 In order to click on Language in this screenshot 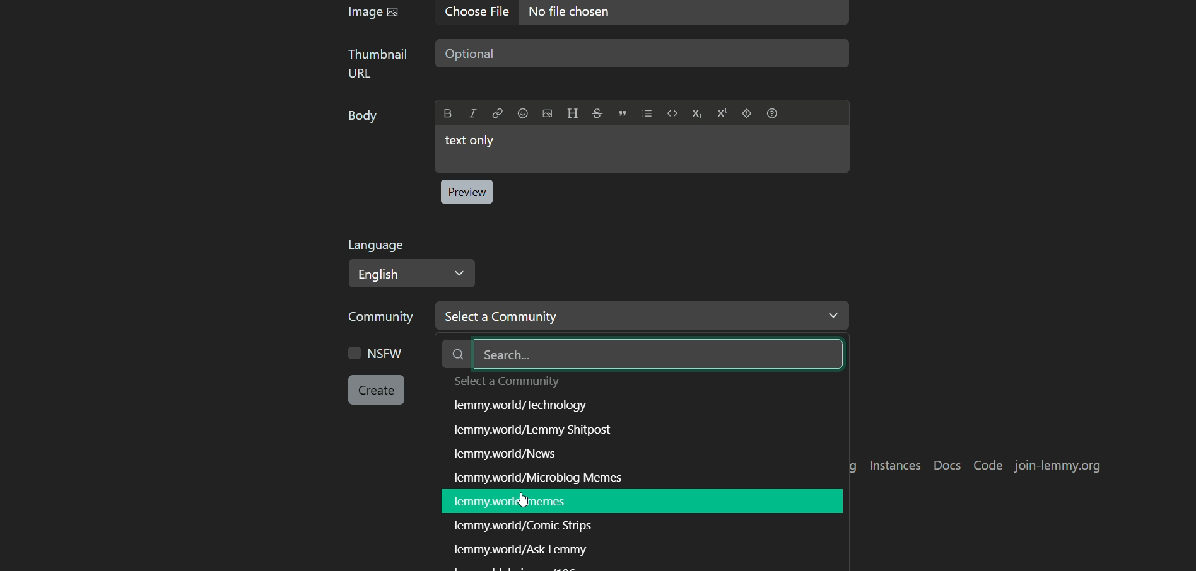, I will do `click(379, 245)`.